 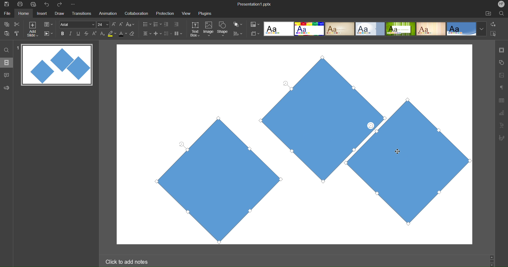 What do you see at coordinates (185, 13) in the screenshot?
I see `View` at bounding box center [185, 13].